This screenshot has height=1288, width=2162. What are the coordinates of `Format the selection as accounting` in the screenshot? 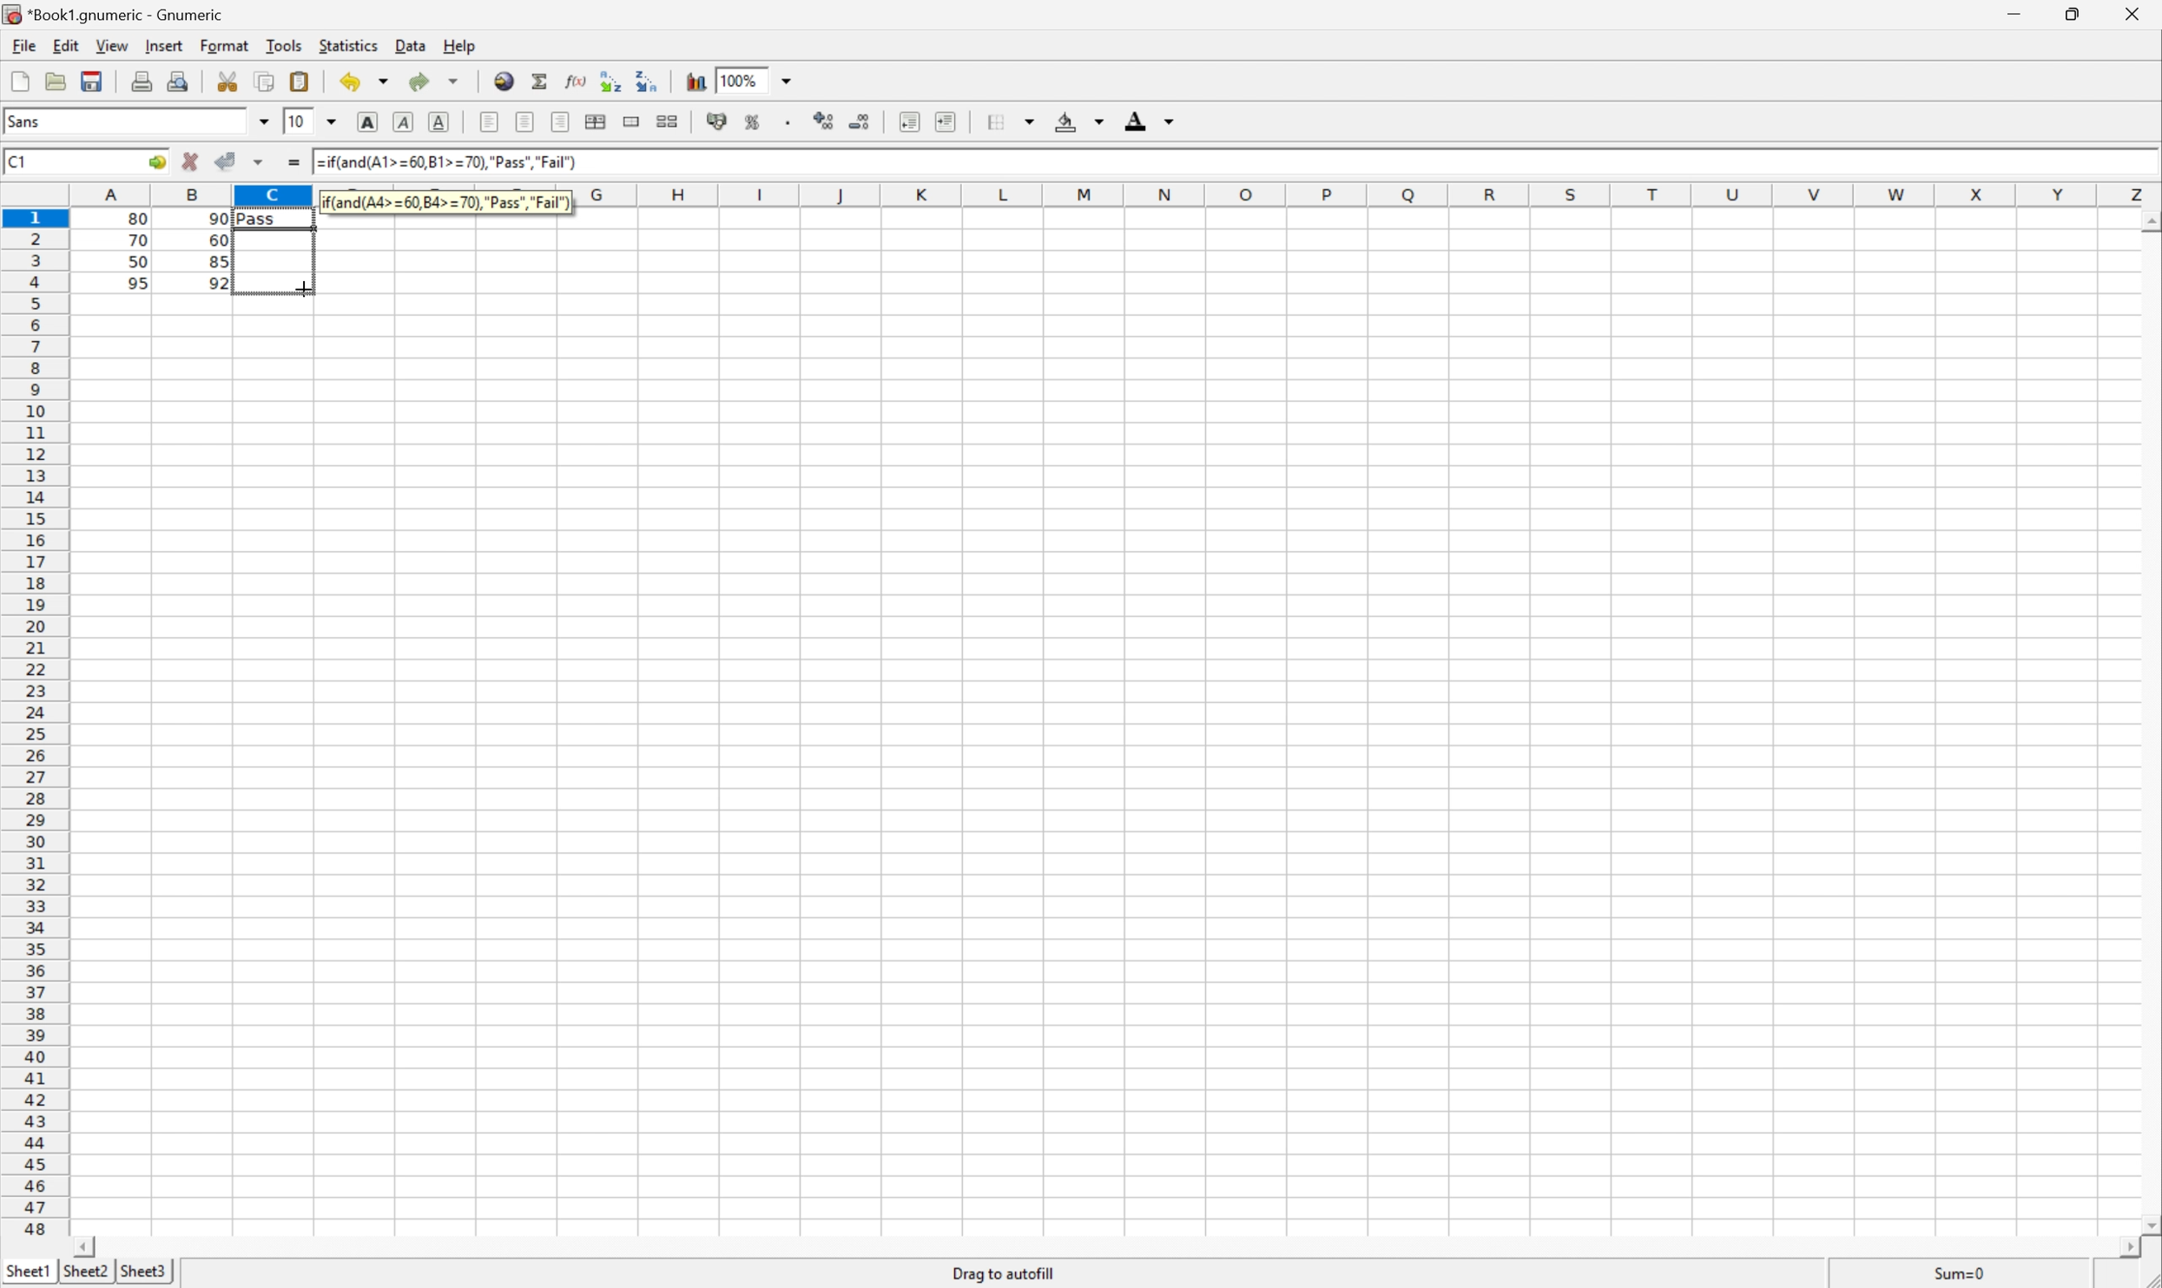 It's located at (716, 122).